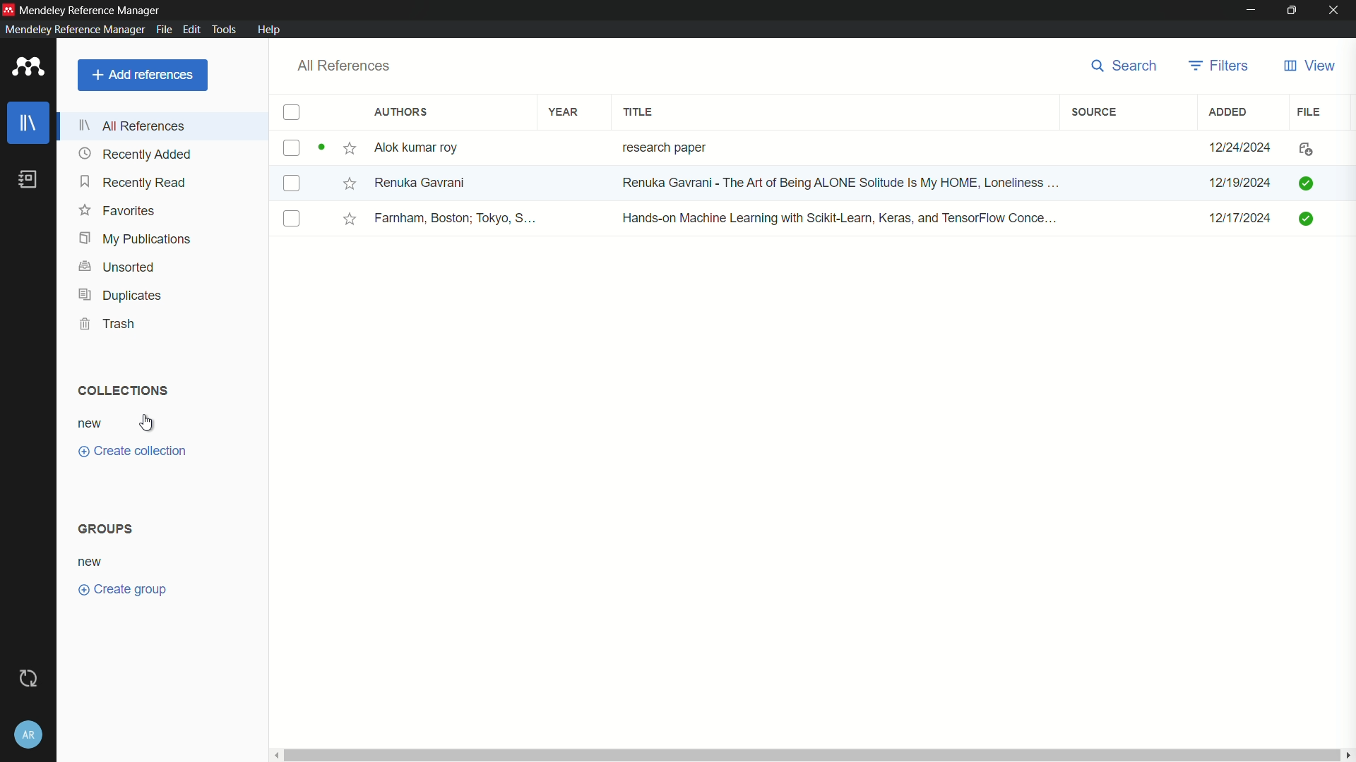 The image size is (1356, 762). What do you see at coordinates (133, 126) in the screenshot?
I see `all references` at bounding box center [133, 126].